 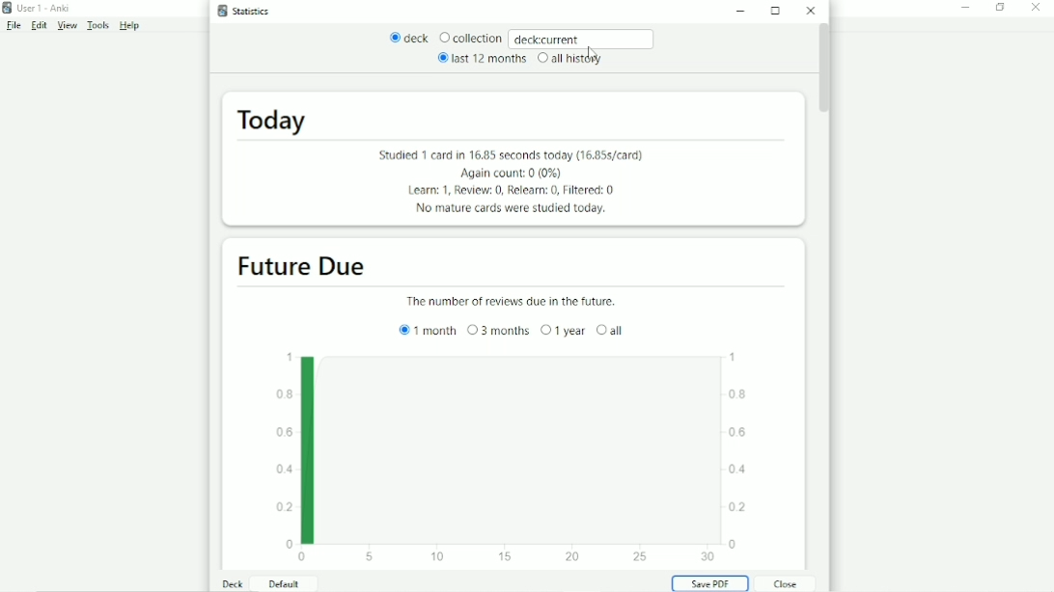 What do you see at coordinates (506, 300) in the screenshot?
I see `The number of reviews due in the future.` at bounding box center [506, 300].